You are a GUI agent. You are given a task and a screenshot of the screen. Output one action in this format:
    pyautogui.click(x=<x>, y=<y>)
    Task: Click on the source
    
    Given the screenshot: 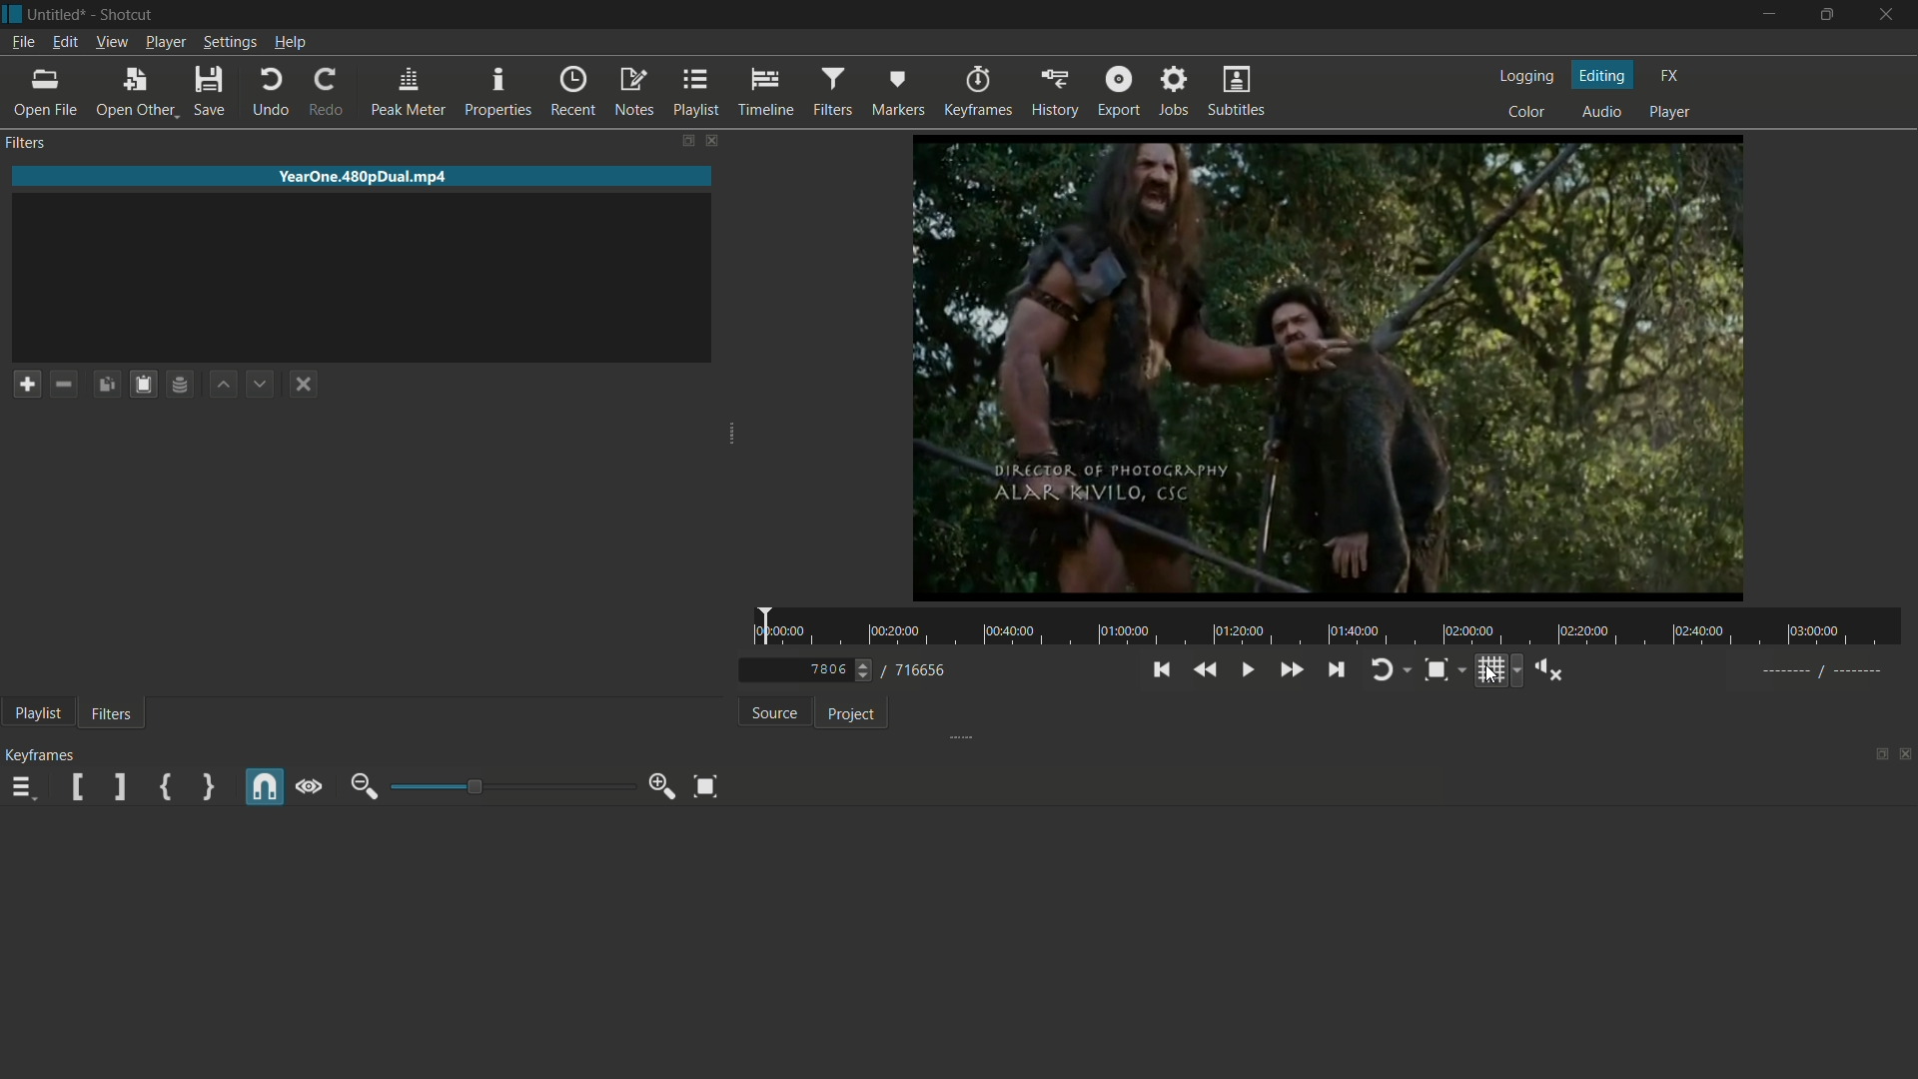 What is the action you would take?
    pyautogui.click(x=774, y=713)
    